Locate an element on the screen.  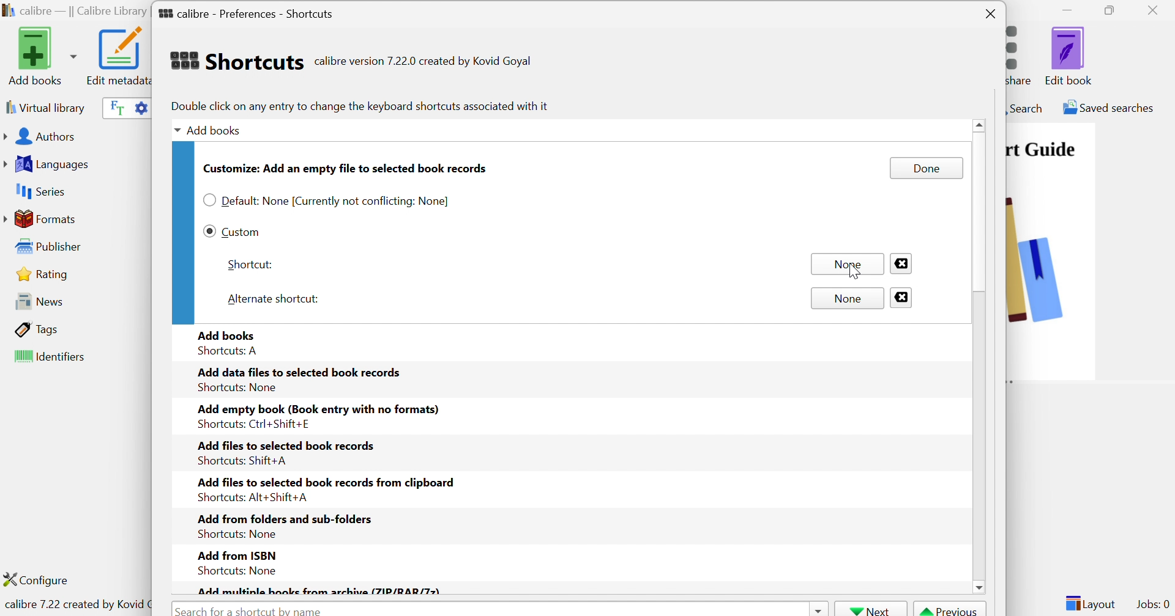
Shortcuts: None is located at coordinates (237, 387).